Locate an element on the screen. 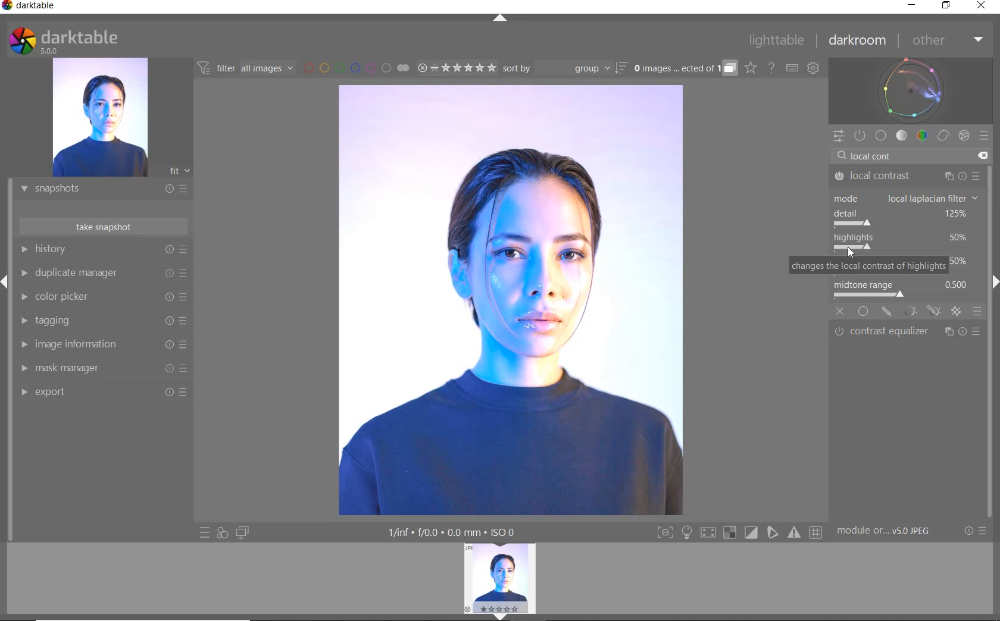 The height and width of the screenshot is (621, 1000). COLOR is located at coordinates (923, 135).